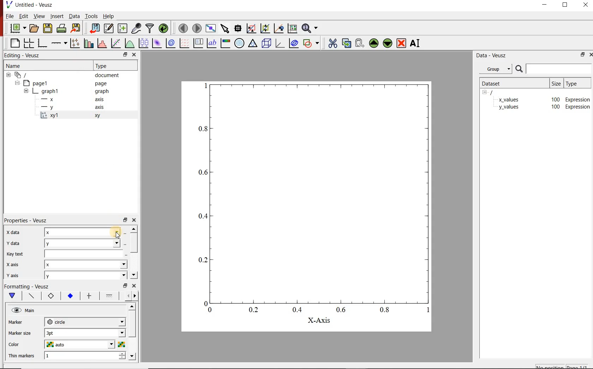  Describe the element at coordinates (84, 322) in the screenshot. I see `circle` at that location.